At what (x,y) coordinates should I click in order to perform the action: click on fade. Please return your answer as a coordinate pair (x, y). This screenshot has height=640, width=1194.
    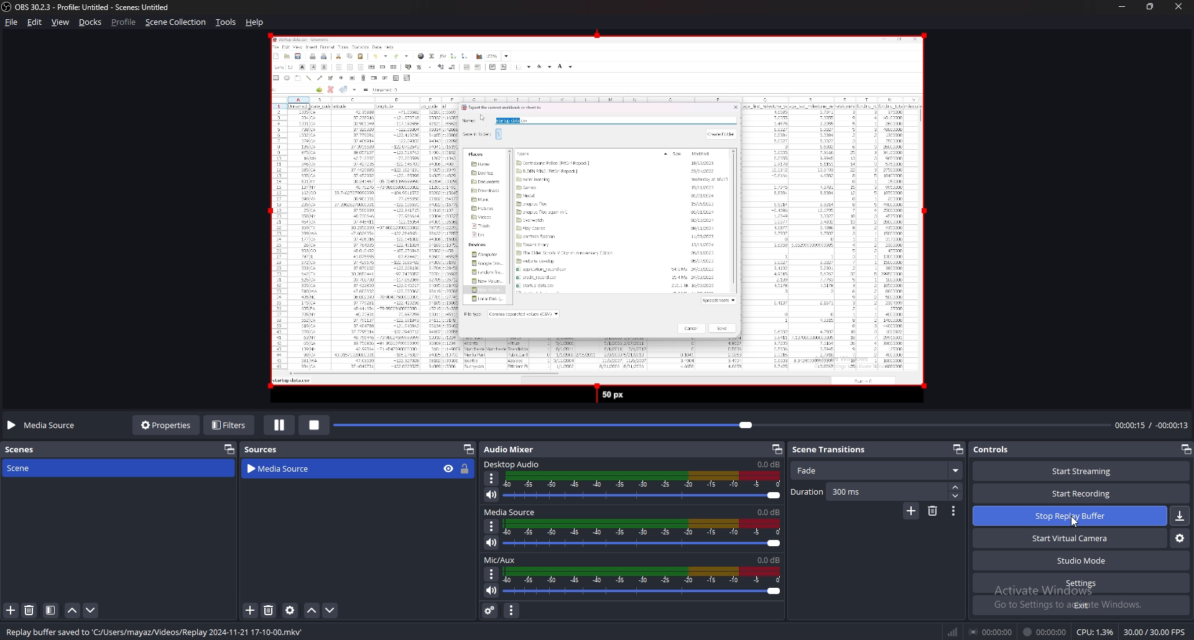
    Looking at the image, I should click on (876, 471).